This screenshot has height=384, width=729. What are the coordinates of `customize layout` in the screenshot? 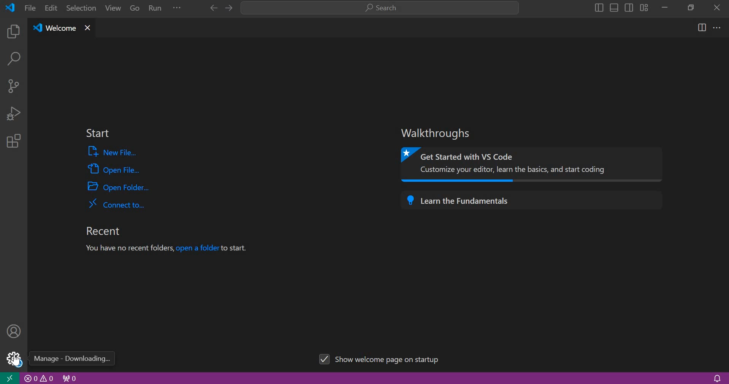 It's located at (644, 7).